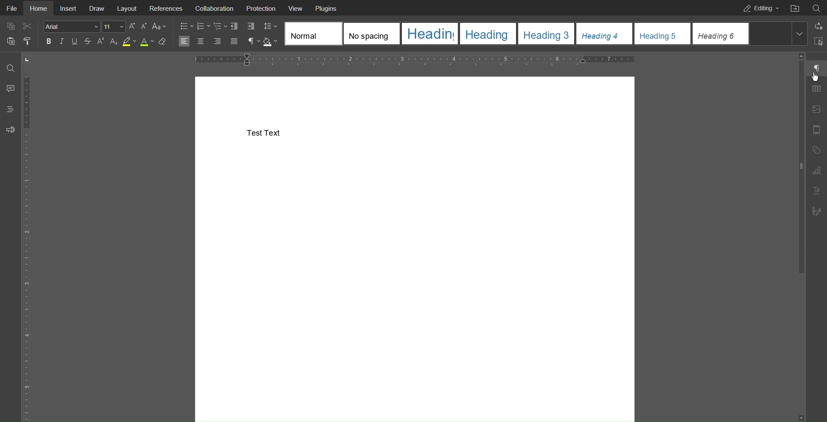  What do you see at coordinates (220, 27) in the screenshot?
I see `Nested List` at bounding box center [220, 27].